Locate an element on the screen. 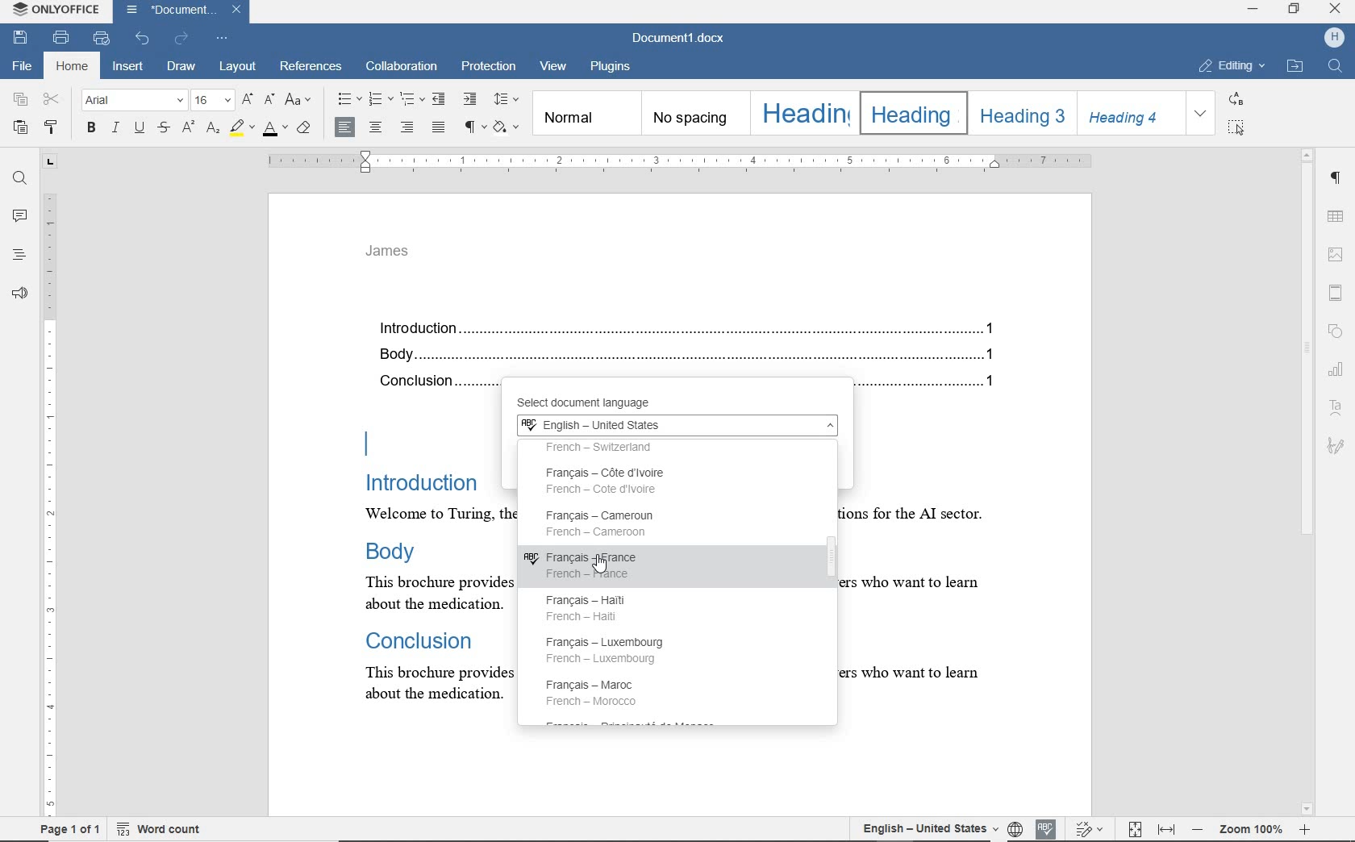  zoom out or zoom in is located at coordinates (1254, 827).